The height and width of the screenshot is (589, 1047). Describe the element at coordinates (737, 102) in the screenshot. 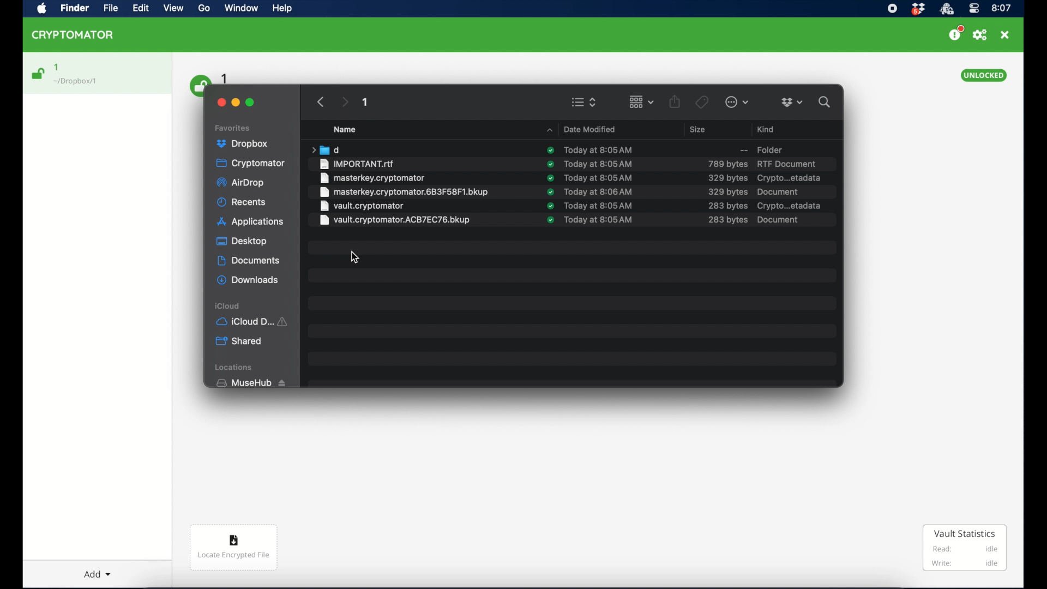

I see `more options` at that location.